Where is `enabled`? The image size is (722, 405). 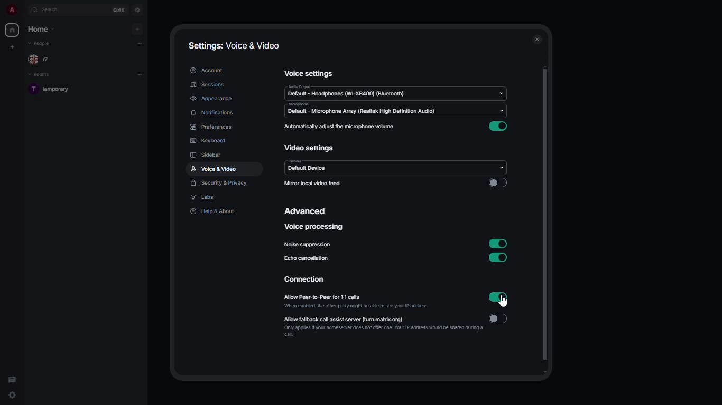 enabled is located at coordinates (499, 257).